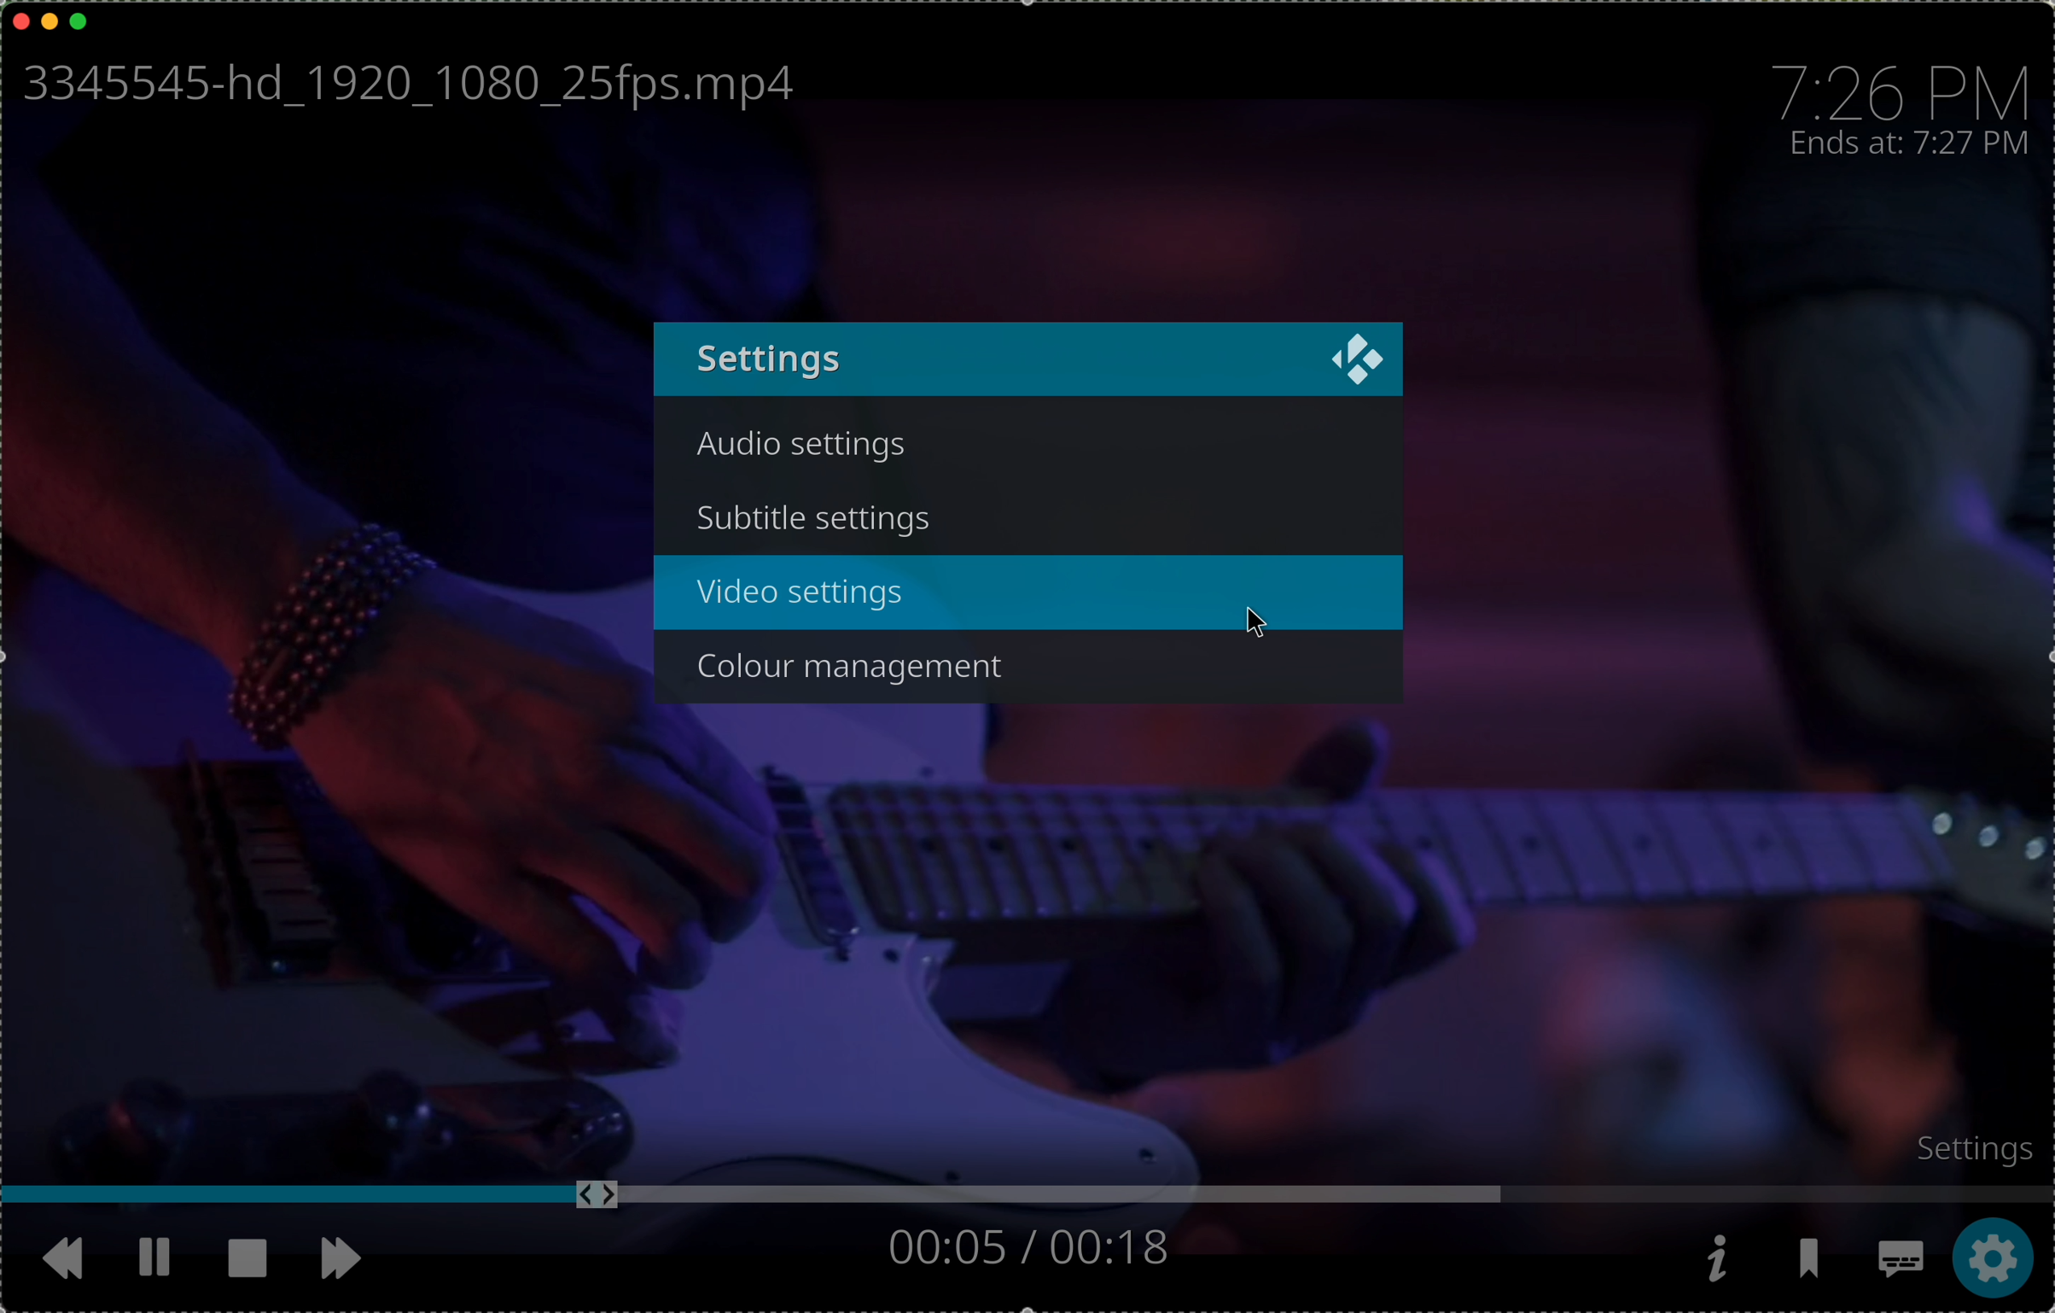 The width and height of the screenshot is (2055, 1313). Describe the element at coordinates (247, 1257) in the screenshot. I see `stop` at that location.